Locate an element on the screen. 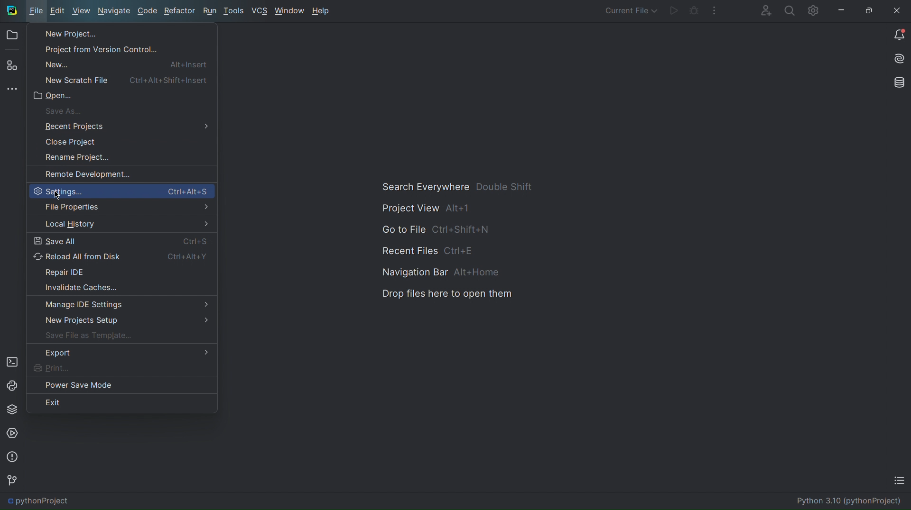 The height and width of the screenshot is (510, 911). Maximize is located at coordinates (867, 10).